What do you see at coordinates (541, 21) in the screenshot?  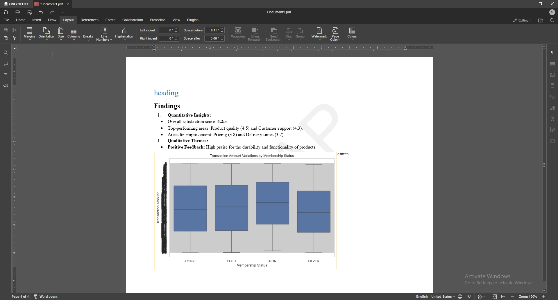 I see `locate file` at bounding box center [541, 21].